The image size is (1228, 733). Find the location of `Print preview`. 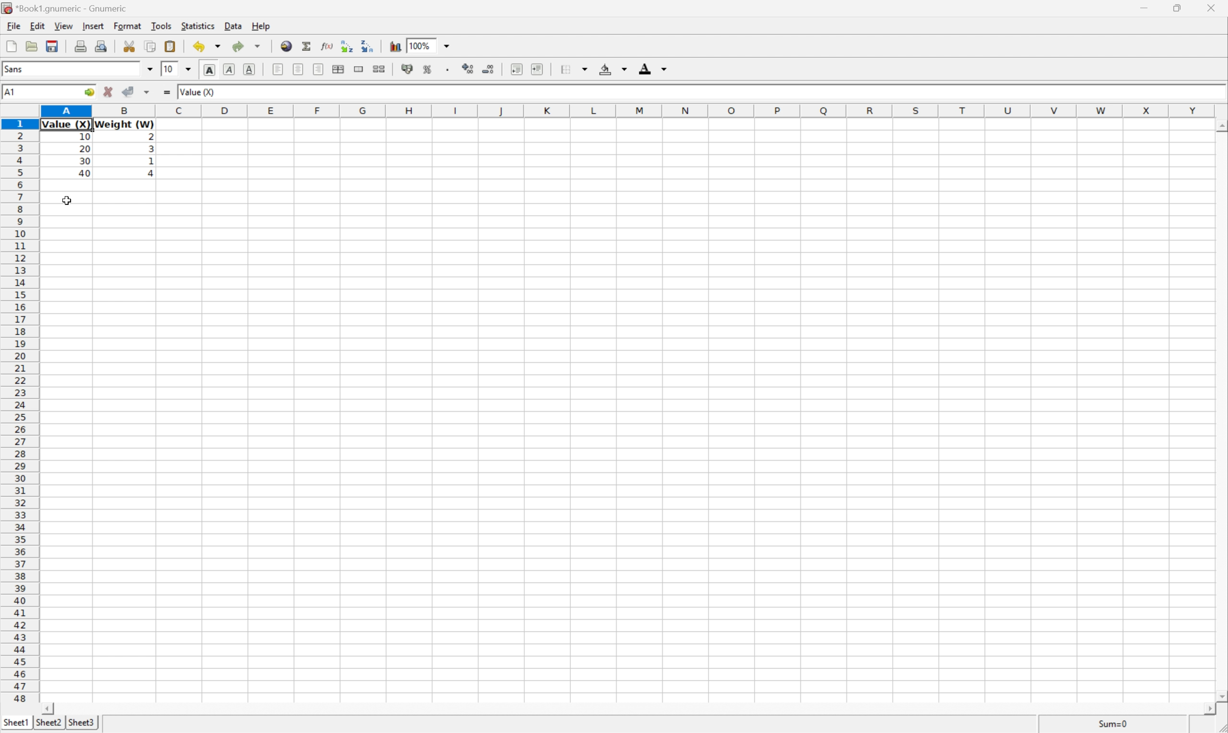

Print preview is located at coordinates (101, 47).